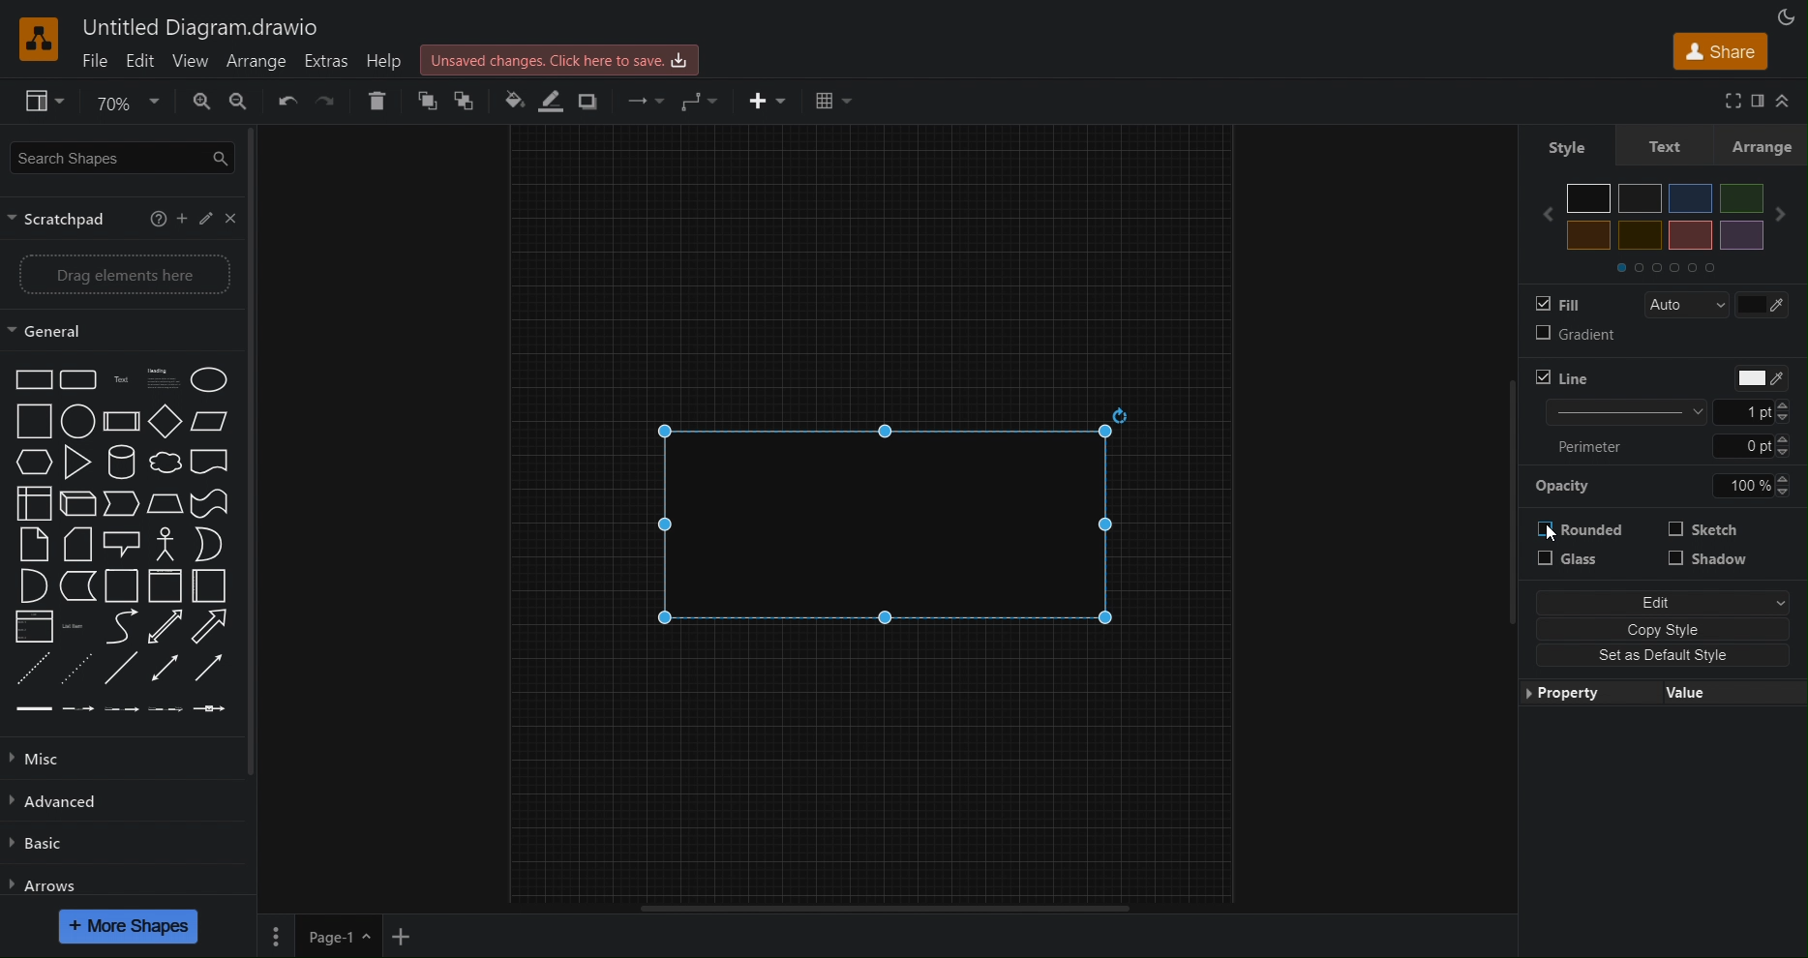  I want to click on Untitled Diagram.drawio, so click(203, 27).